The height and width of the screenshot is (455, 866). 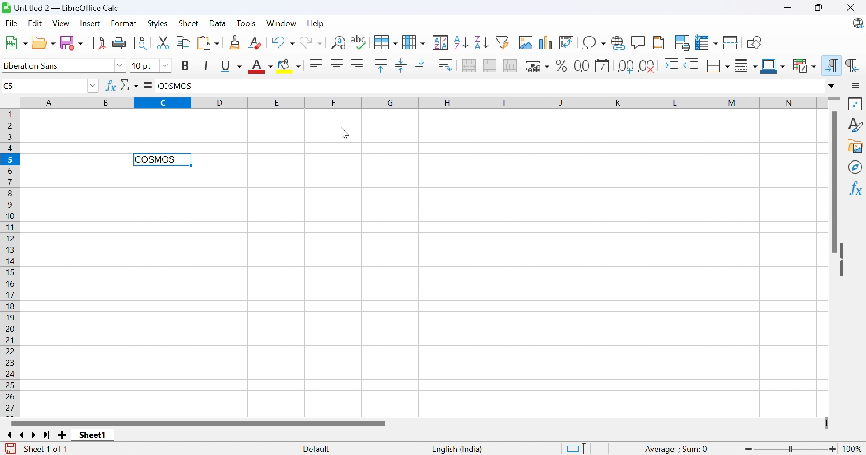 What do you see at coordinates (159, 160) in the screenshot?
I see `Text converted to uppercase` at bounding box center [159, 160].